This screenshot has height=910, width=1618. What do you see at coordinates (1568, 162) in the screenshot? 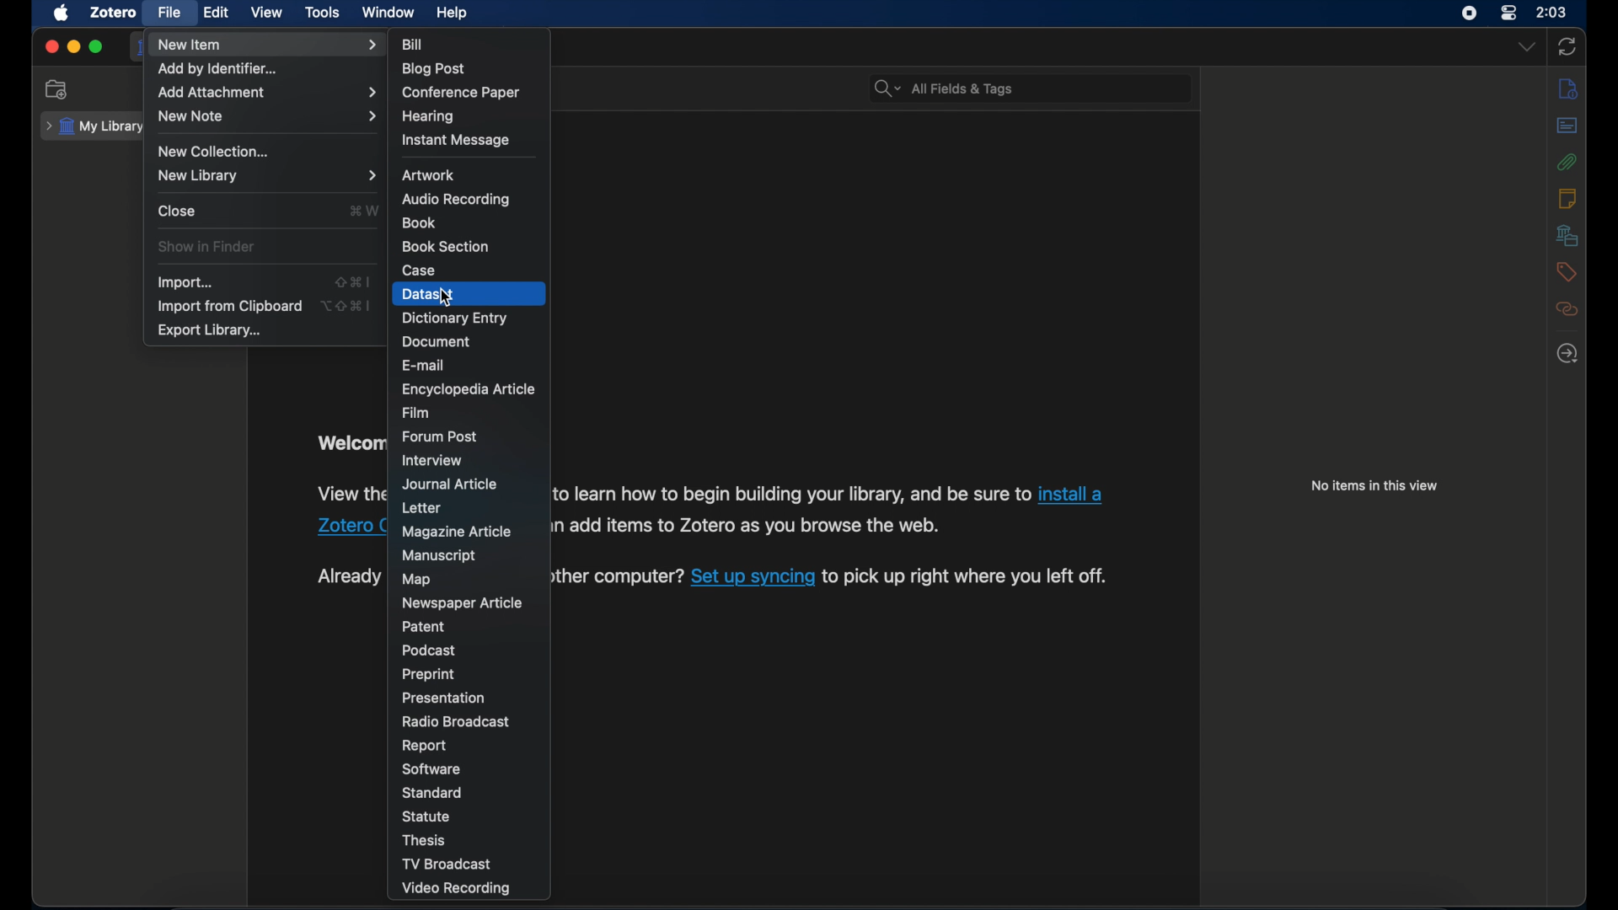
I see `attachments` at bounding box center [1568, 162].